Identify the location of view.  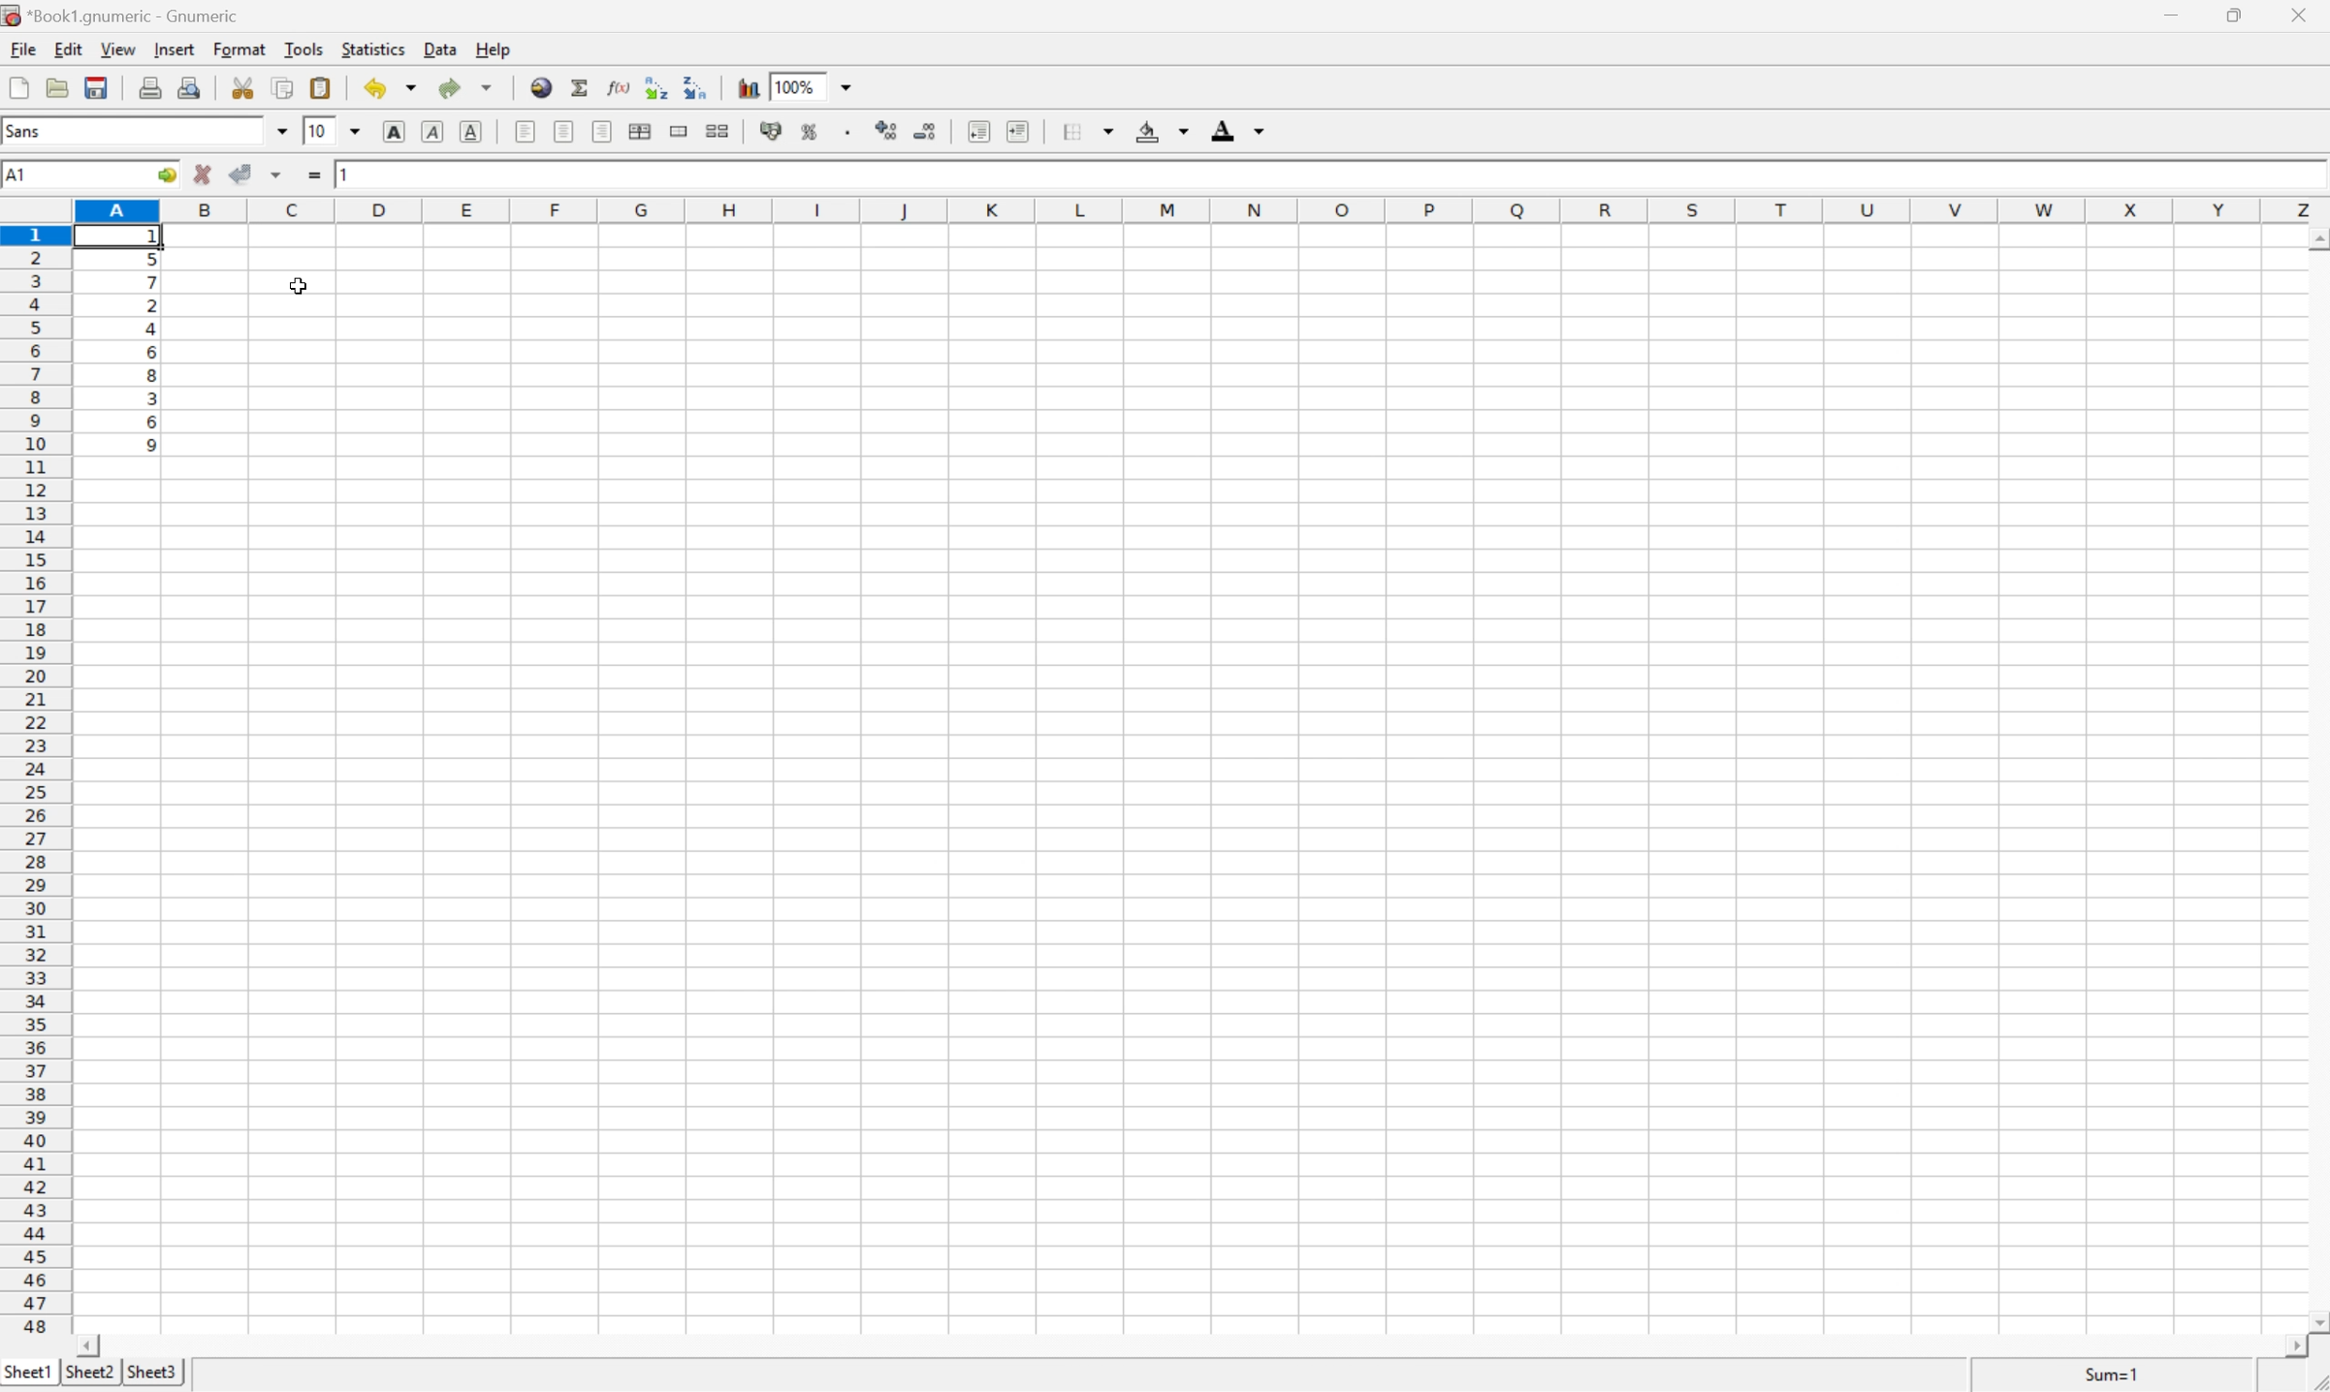
(118, 48).